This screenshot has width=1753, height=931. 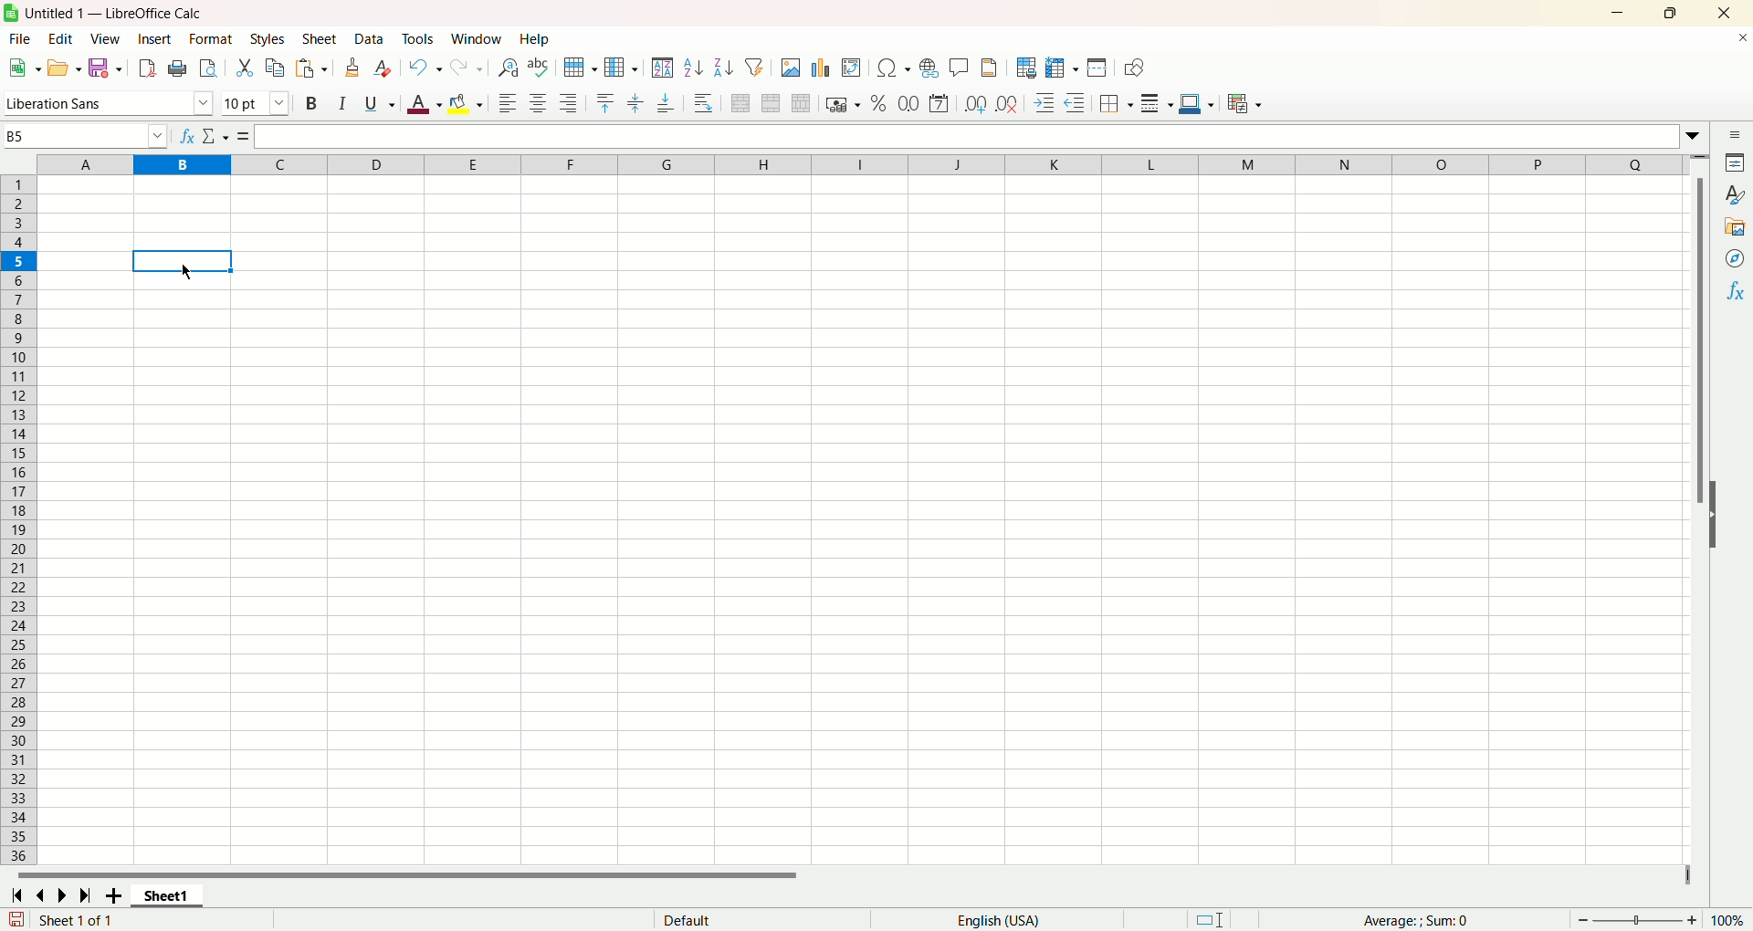 What do you see at coordinates (179, 69) in the screenshot?
I see `print` at bounding box center [179, 69].